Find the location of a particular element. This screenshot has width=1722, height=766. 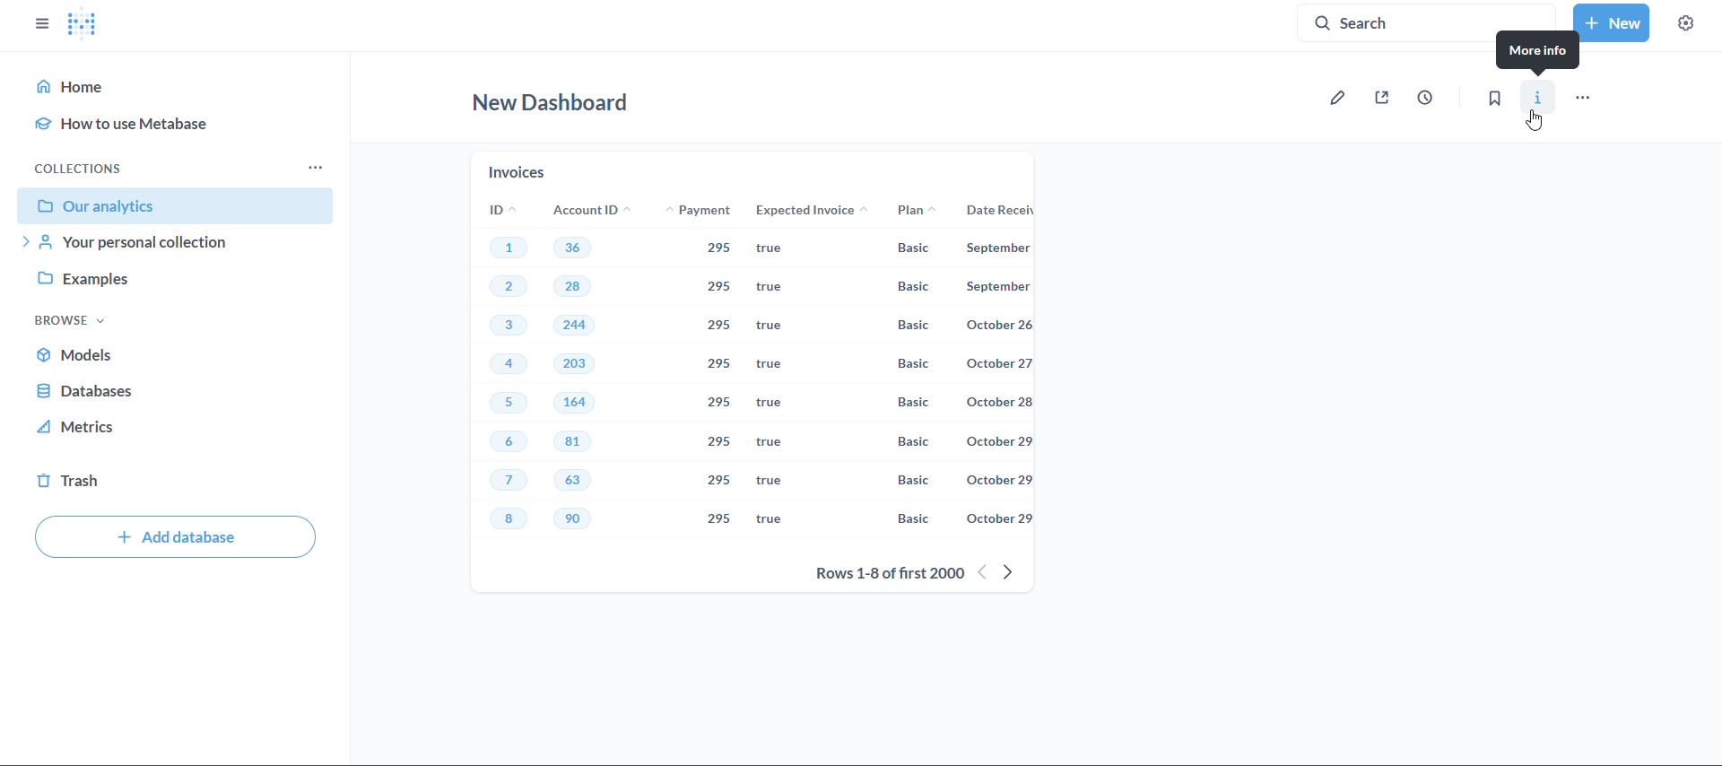

203 is located at coordinates (578, 365).